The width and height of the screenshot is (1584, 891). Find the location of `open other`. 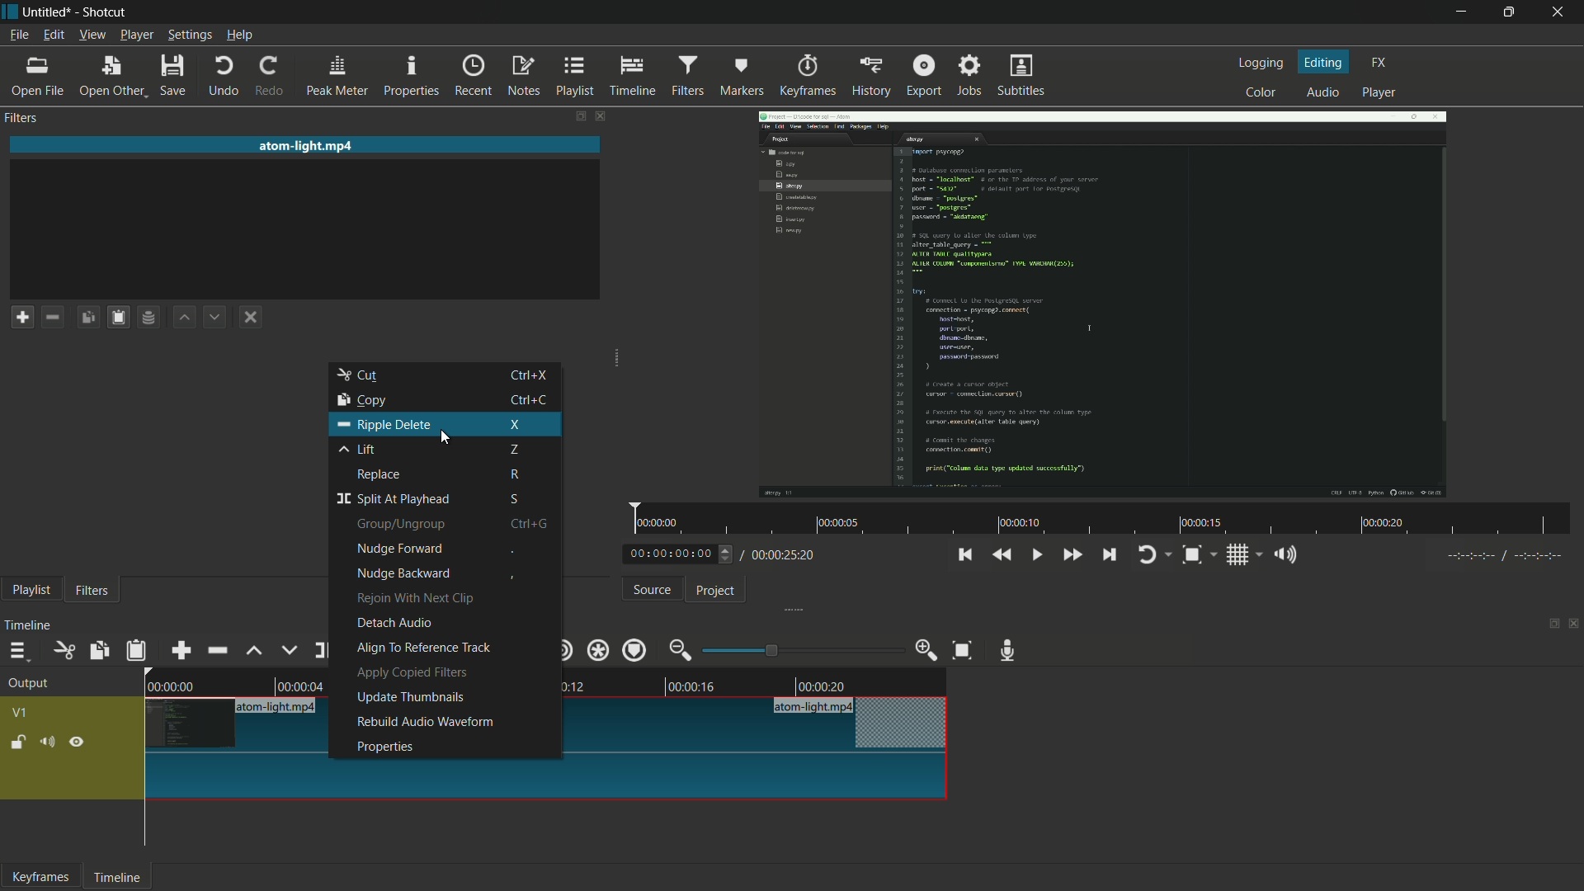

open other is located at coordinates (111, 75).